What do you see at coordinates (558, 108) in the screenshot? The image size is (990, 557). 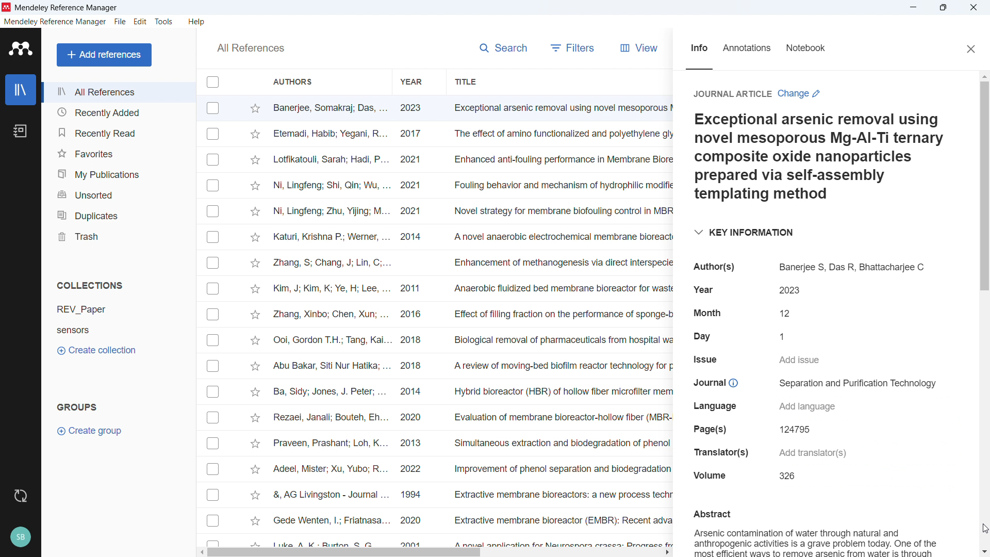 I see `exceptional arsenic removal using novel mesoporous mg-ai-ti temany compo` at bounding box center [558, 108].